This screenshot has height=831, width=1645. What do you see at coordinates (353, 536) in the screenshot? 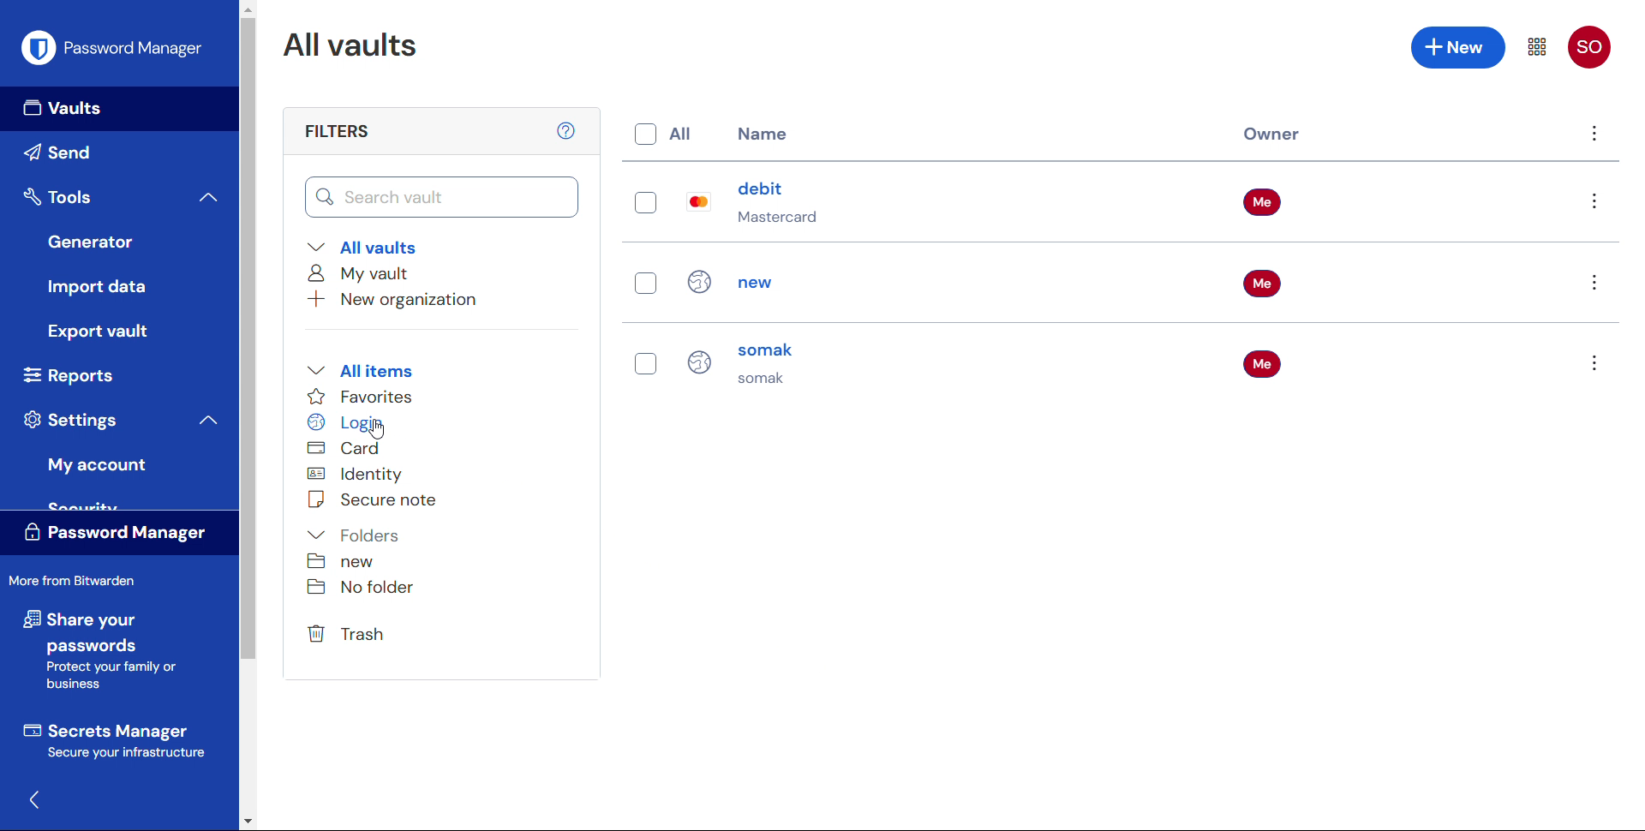
I see `Folders ` at bounding box center [353, 536].